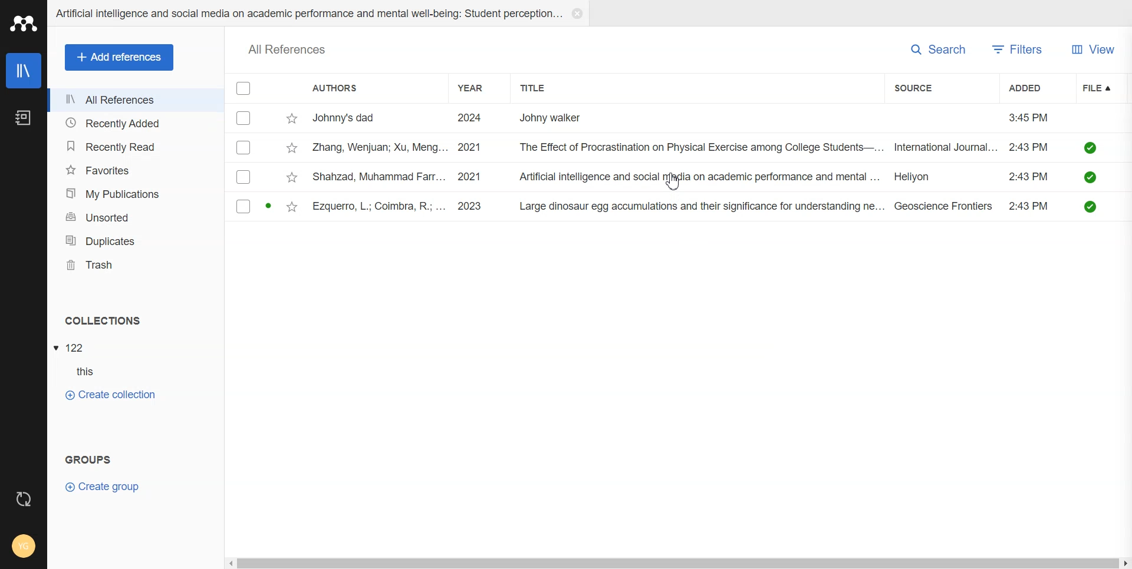 Image resolution: width=1132 pixels, height=569 pixels. Describe the element at coordinates (1092, 49) in the screenshot. I see `View` at that location.